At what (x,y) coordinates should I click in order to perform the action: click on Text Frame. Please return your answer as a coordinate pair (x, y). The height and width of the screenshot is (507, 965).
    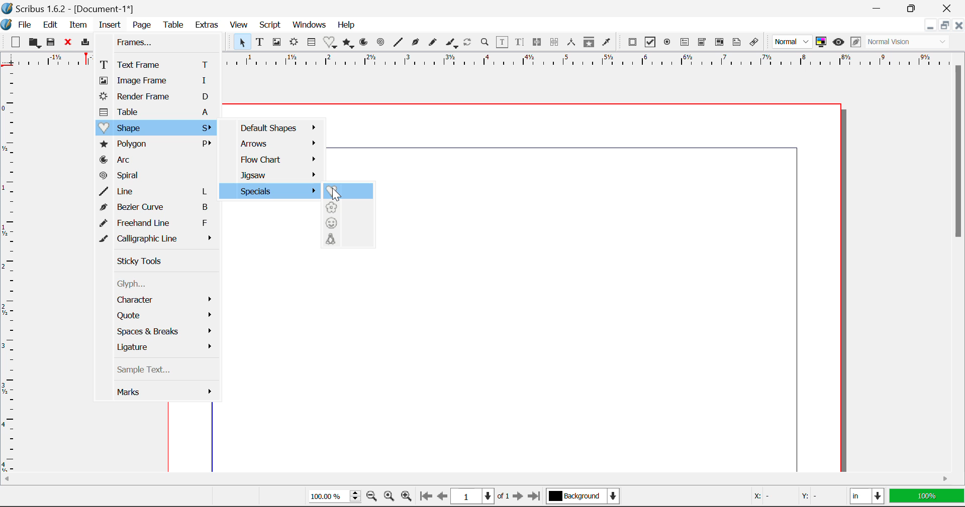
    Looking at the image, I should click on (156, 64).